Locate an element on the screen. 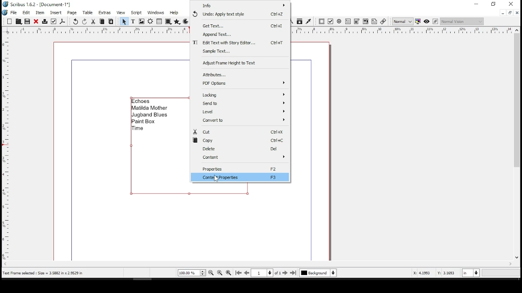 This screenshot has width=522, height=293. Y: 3.1693 is located at coordinates (447, 273).